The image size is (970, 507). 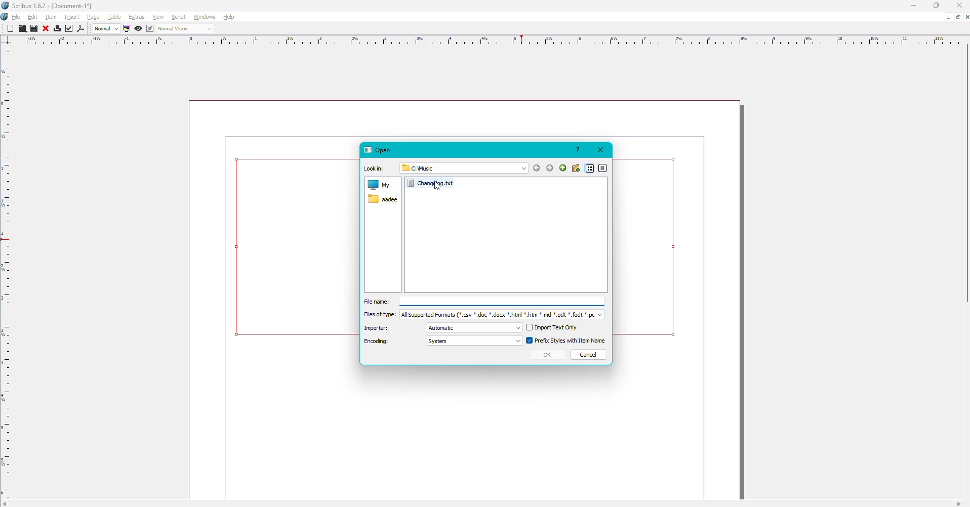 I want to click on Windows, so click(x=204, y=17).